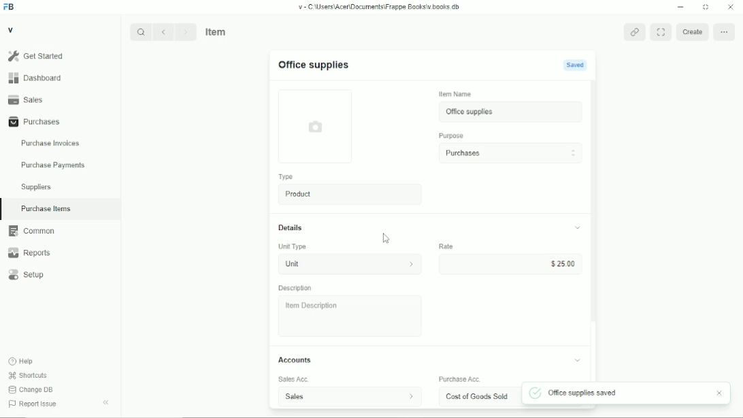  I want to click on Toggle between form and full width, so click(706, 7).